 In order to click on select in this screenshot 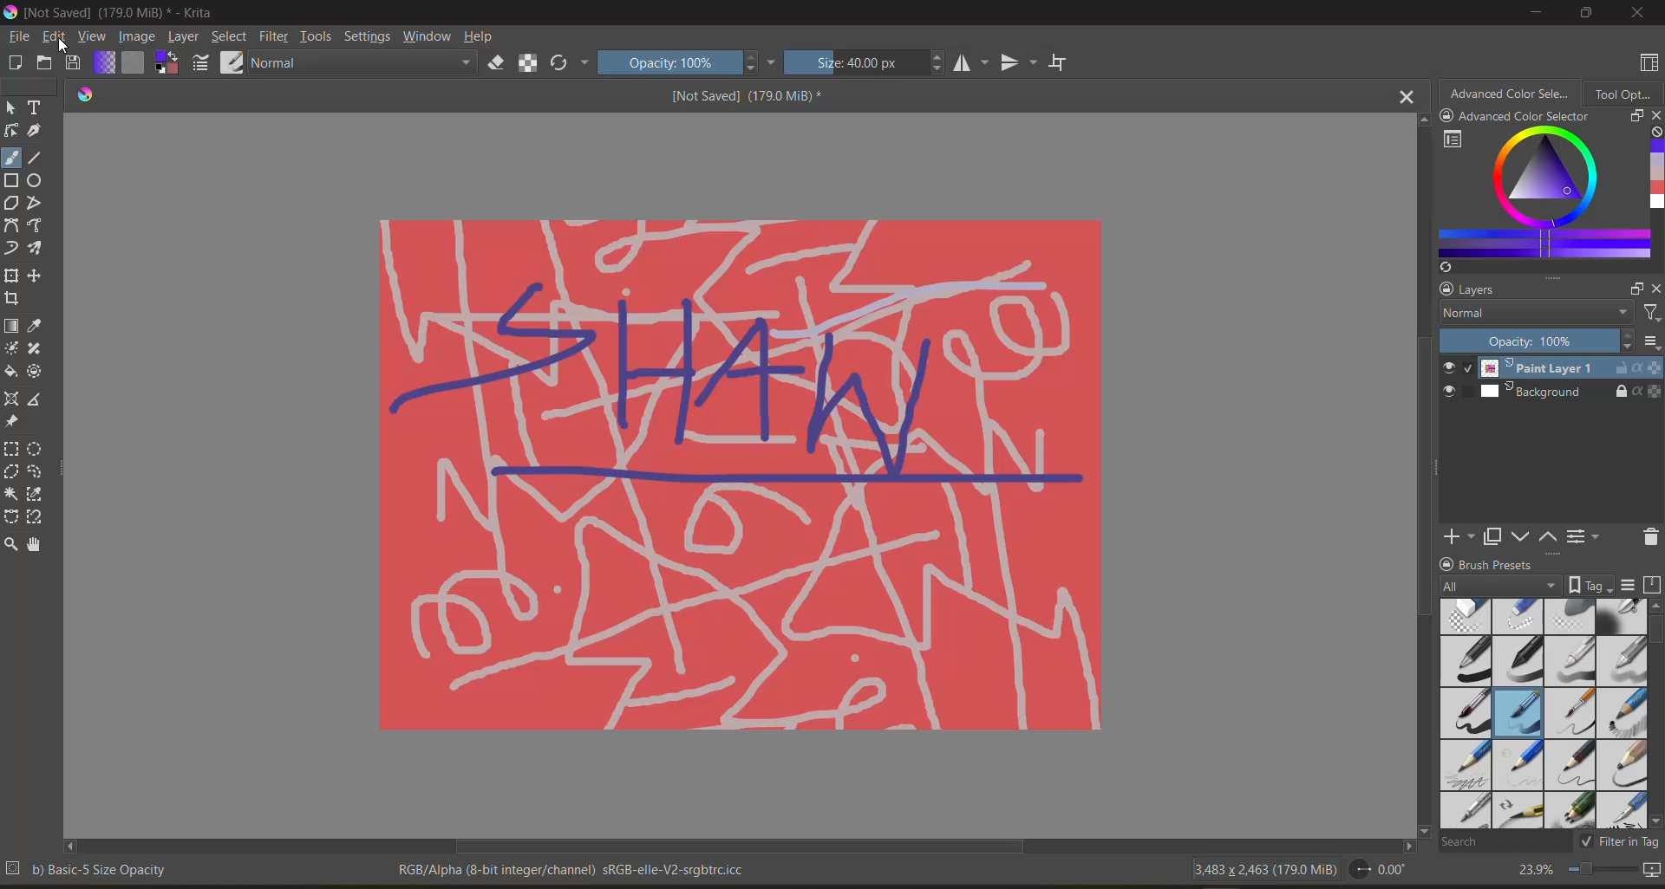, I will do `click(229, 36)`.